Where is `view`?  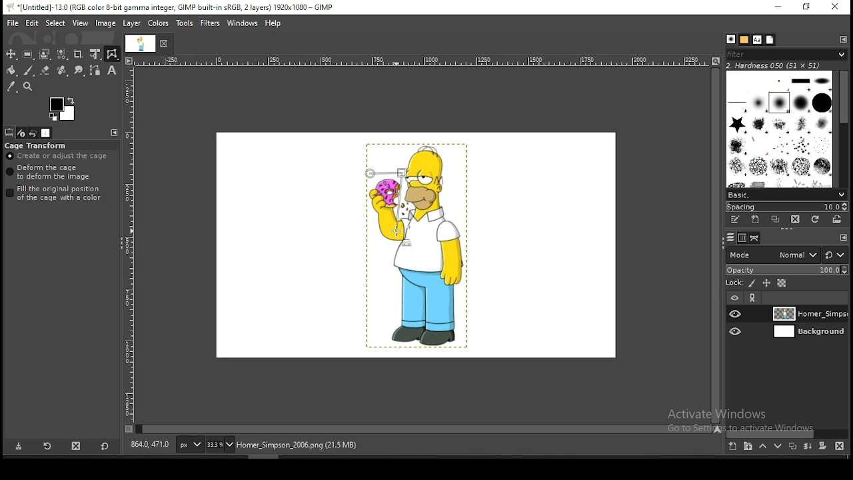
view is located at coordinates (81, 23).